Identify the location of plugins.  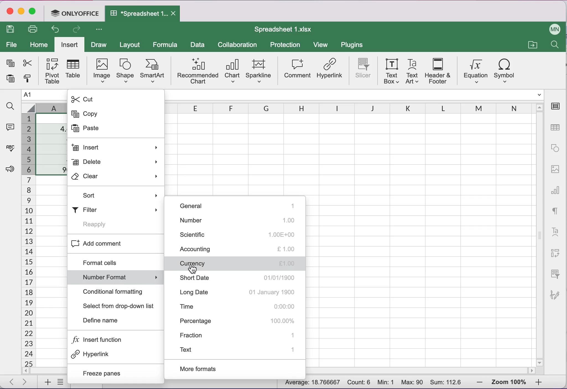
(352, 45).